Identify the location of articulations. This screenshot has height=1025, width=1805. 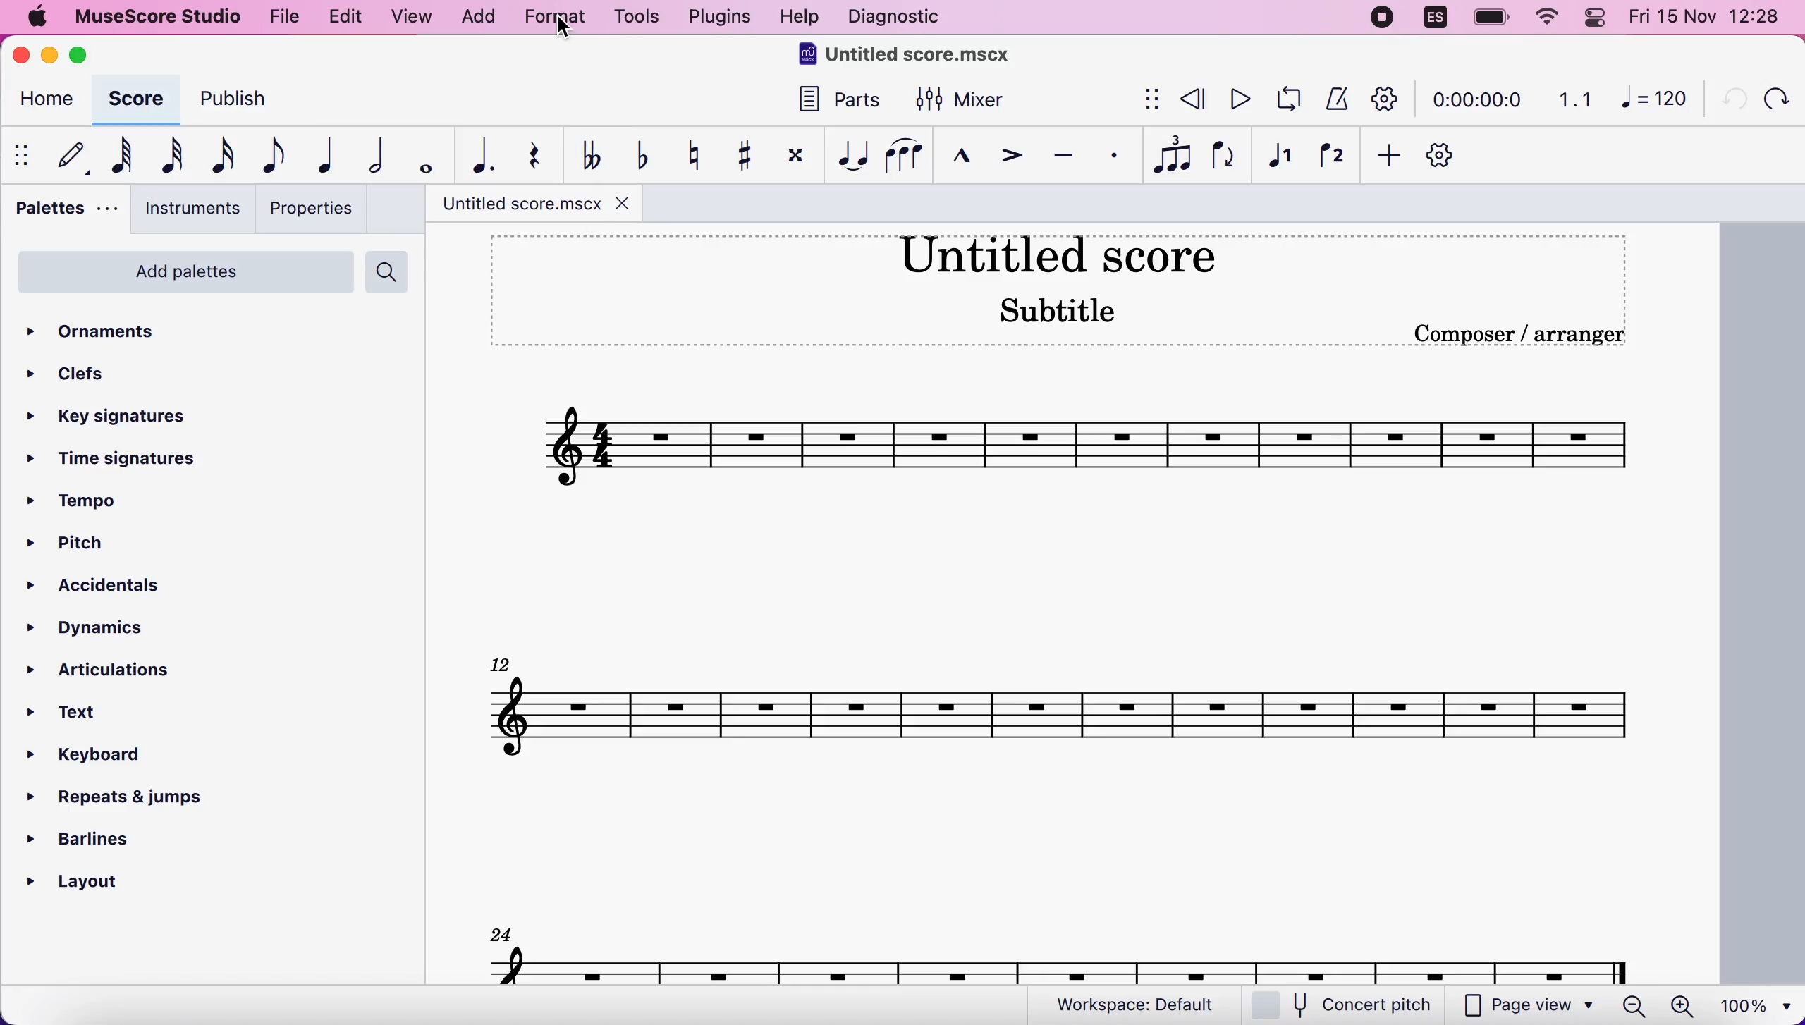
(111, 668).